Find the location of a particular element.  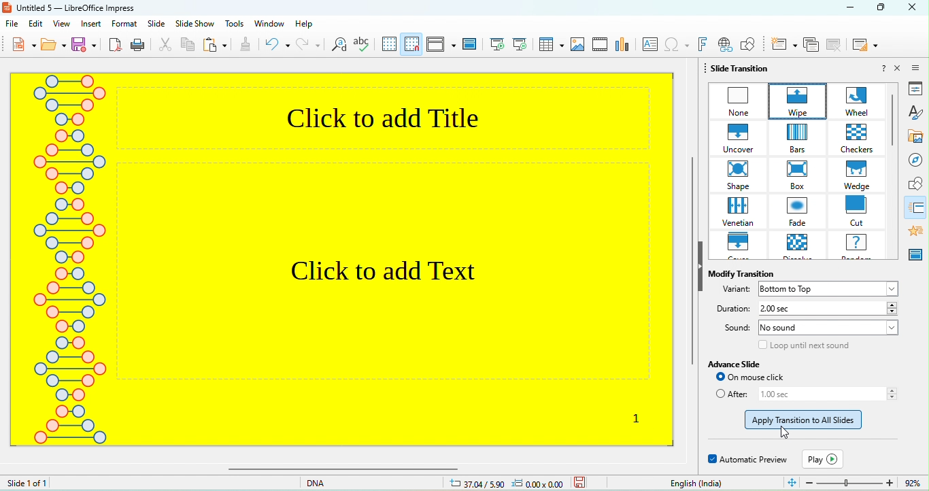

insert is located at coordinates (93, 25).